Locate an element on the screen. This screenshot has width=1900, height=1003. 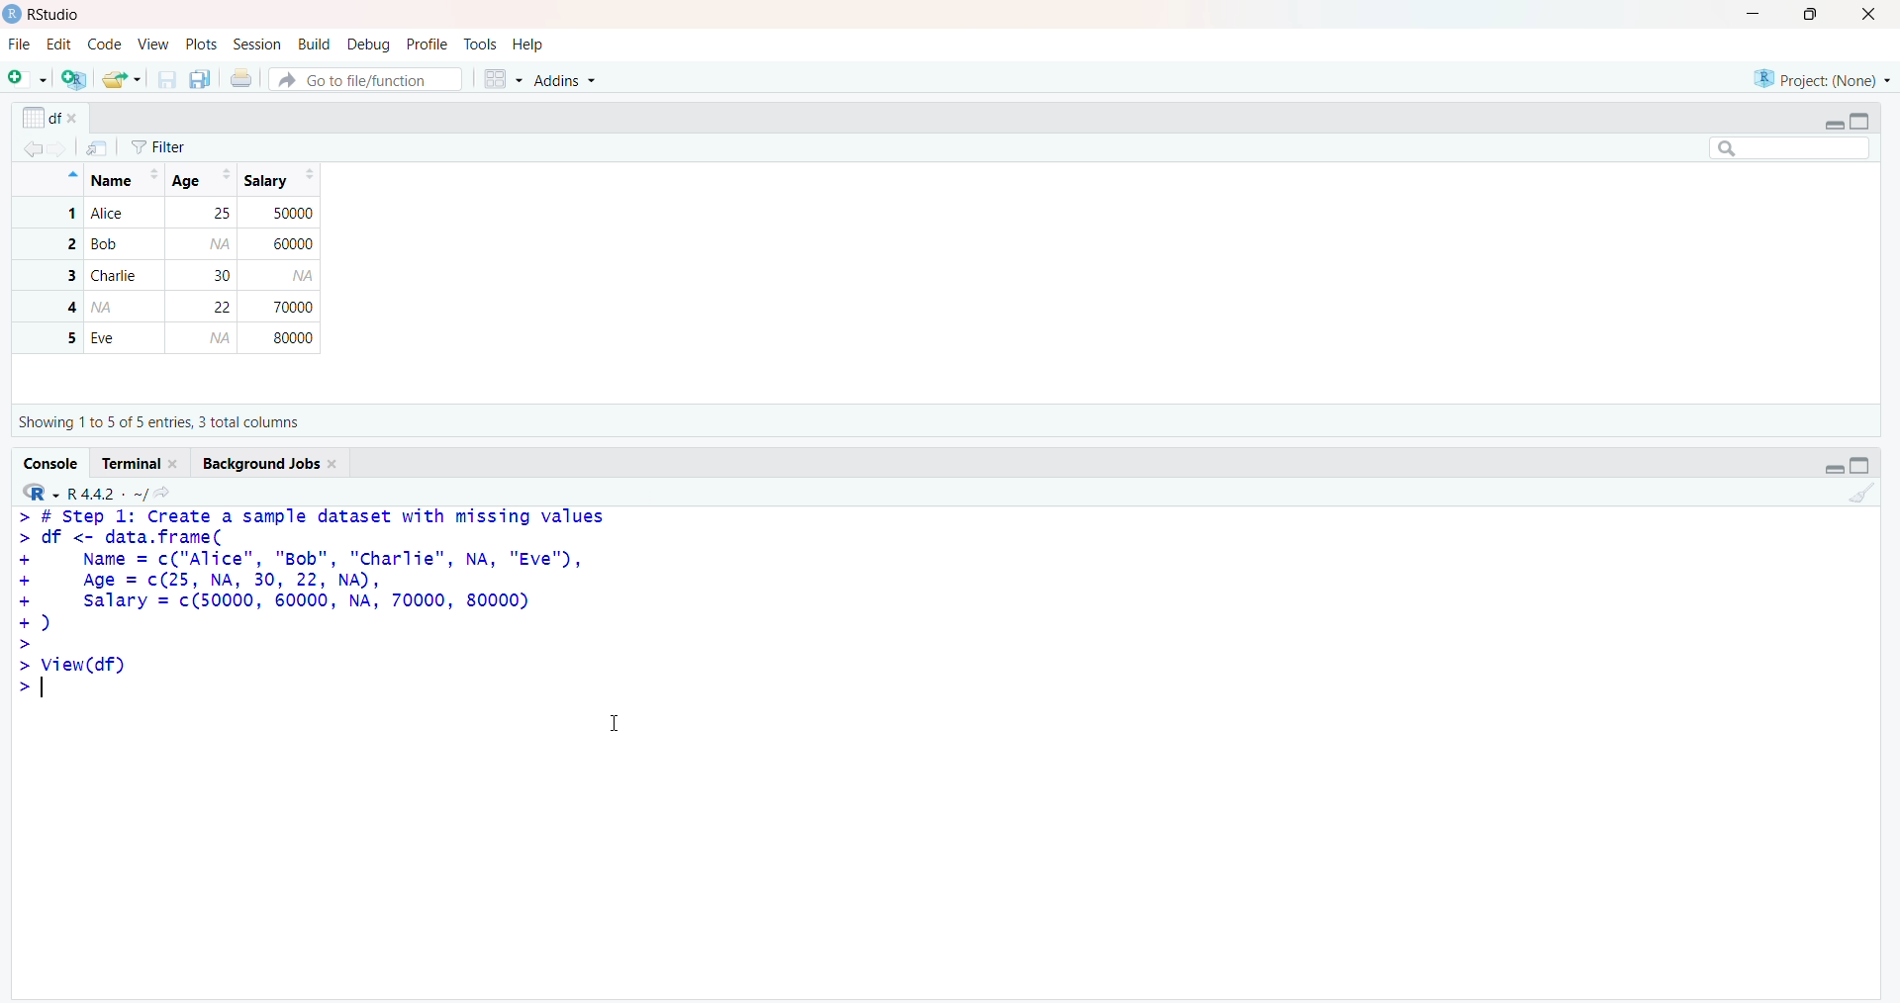
Print the current file is located at coordinates (243, 77).